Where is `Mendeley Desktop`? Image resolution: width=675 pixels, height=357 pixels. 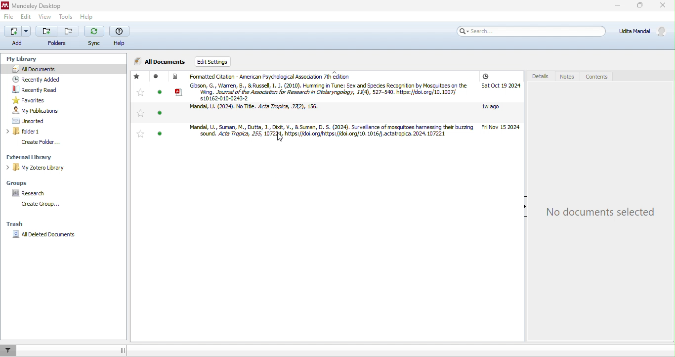
Mendeley Desktop is located at coordinates (34, 6).